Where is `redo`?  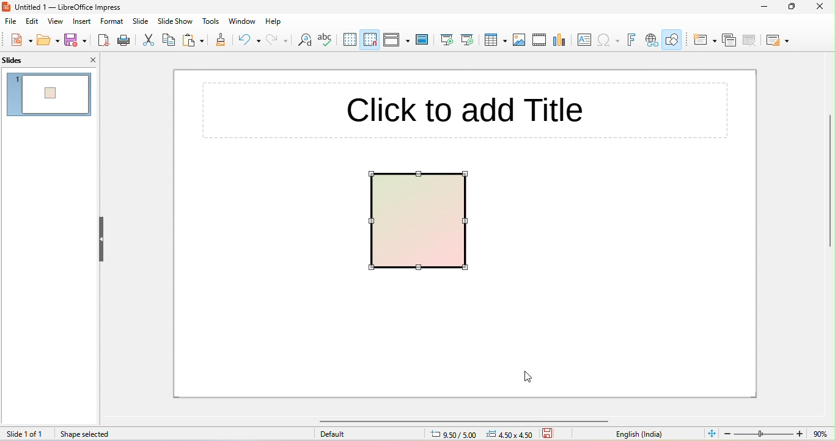
redo is located at coordinates (277, 38).